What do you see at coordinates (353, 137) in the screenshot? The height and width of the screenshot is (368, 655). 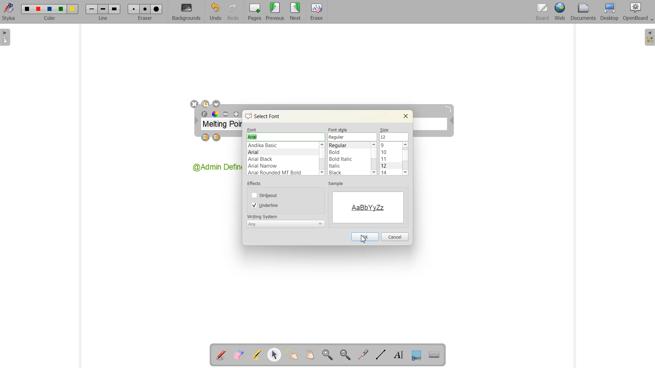 I see `Font style name` at bounding box center [353, 137].